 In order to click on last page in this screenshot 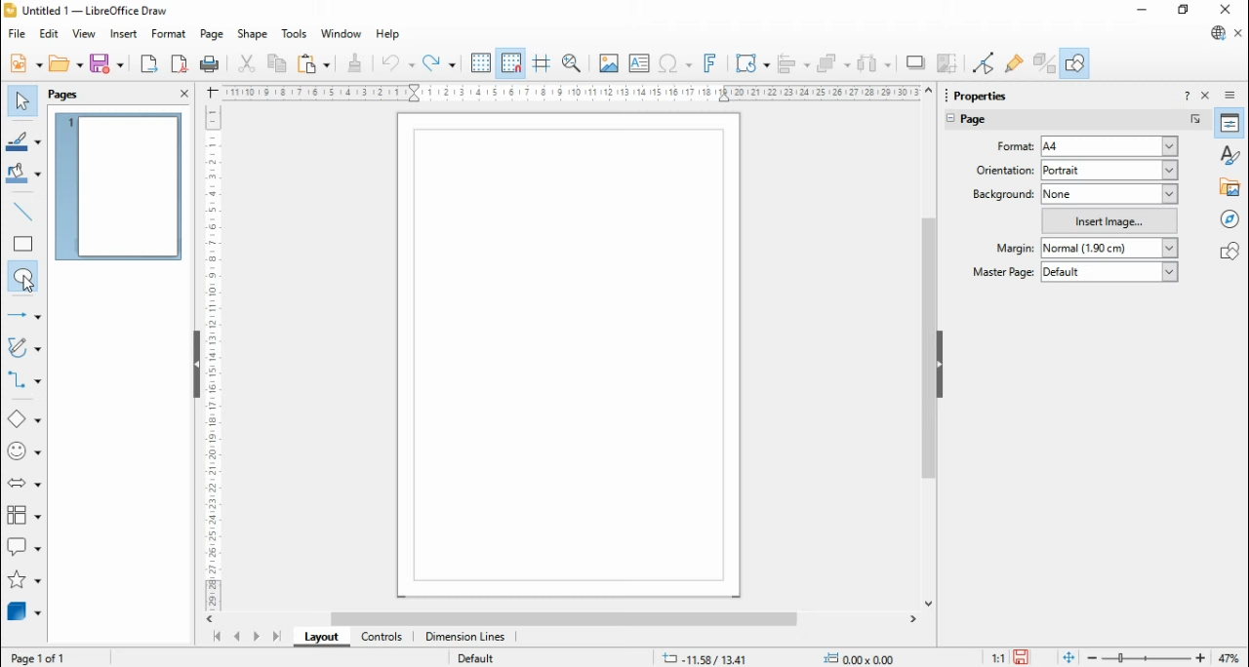, I will do `click(276, 637)`.